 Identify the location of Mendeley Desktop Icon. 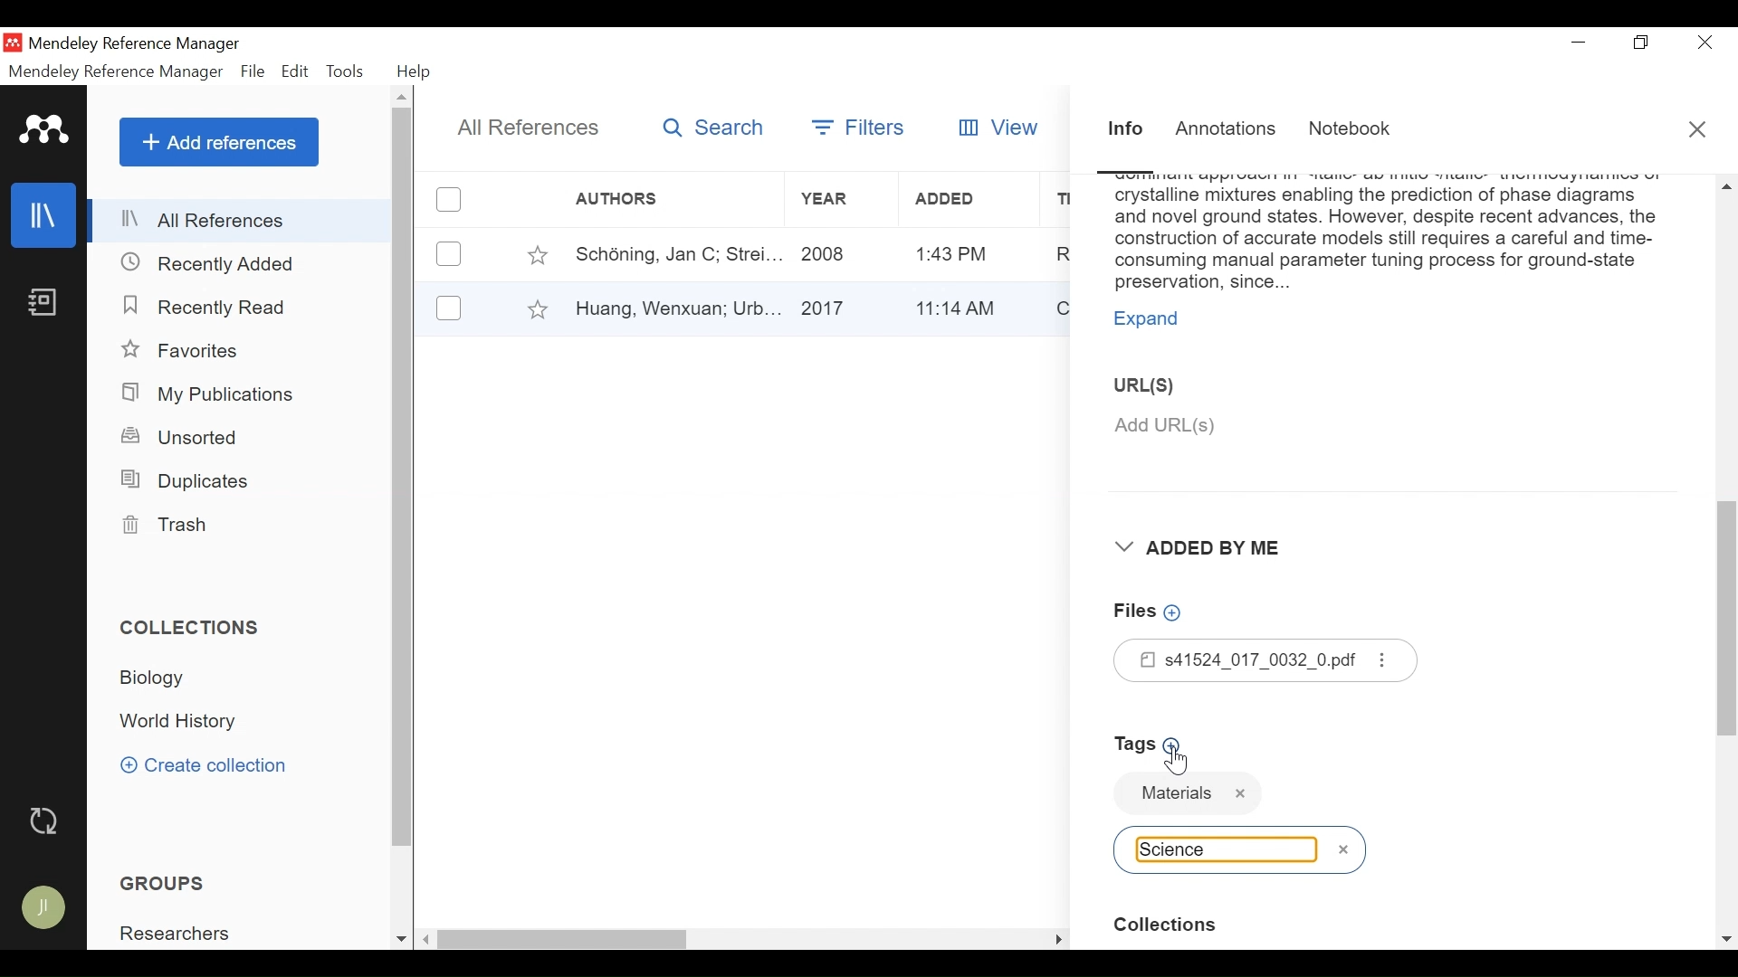
(12, 43).